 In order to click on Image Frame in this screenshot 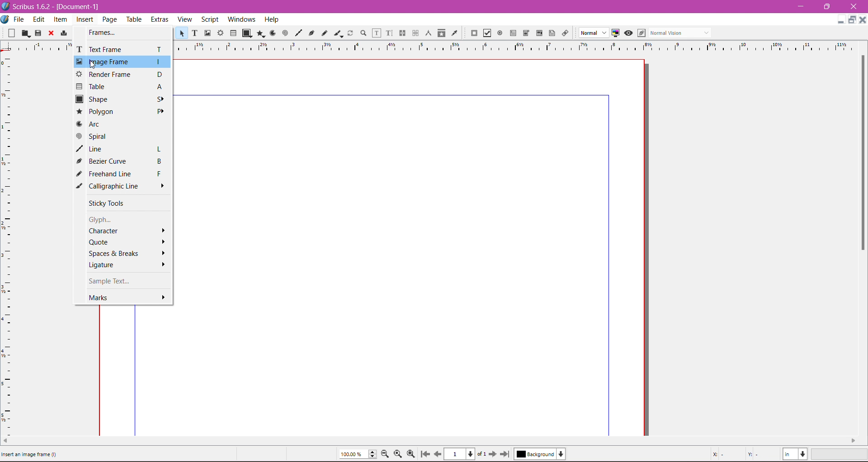, I will do `click(122, 61)`.